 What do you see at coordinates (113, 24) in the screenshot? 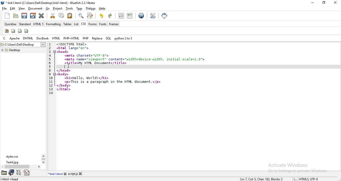
I see `frames` at bounding box center [113, 24].